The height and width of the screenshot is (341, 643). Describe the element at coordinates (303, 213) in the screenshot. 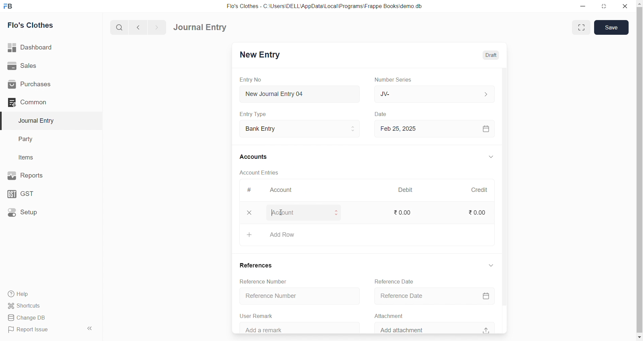

I see `Account` at that location.